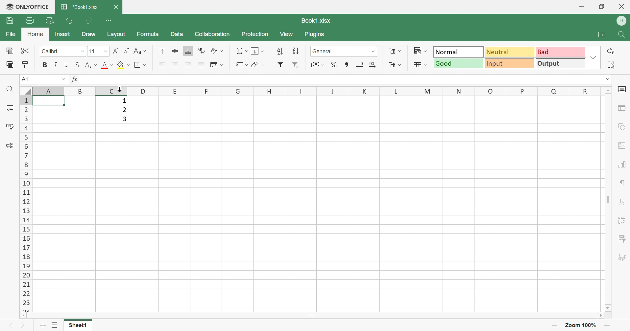 The width and height of the screenshot is (630, 331). Describe the element at coordinates (137, 65) in the screenshot. I see `Borders` at that location.